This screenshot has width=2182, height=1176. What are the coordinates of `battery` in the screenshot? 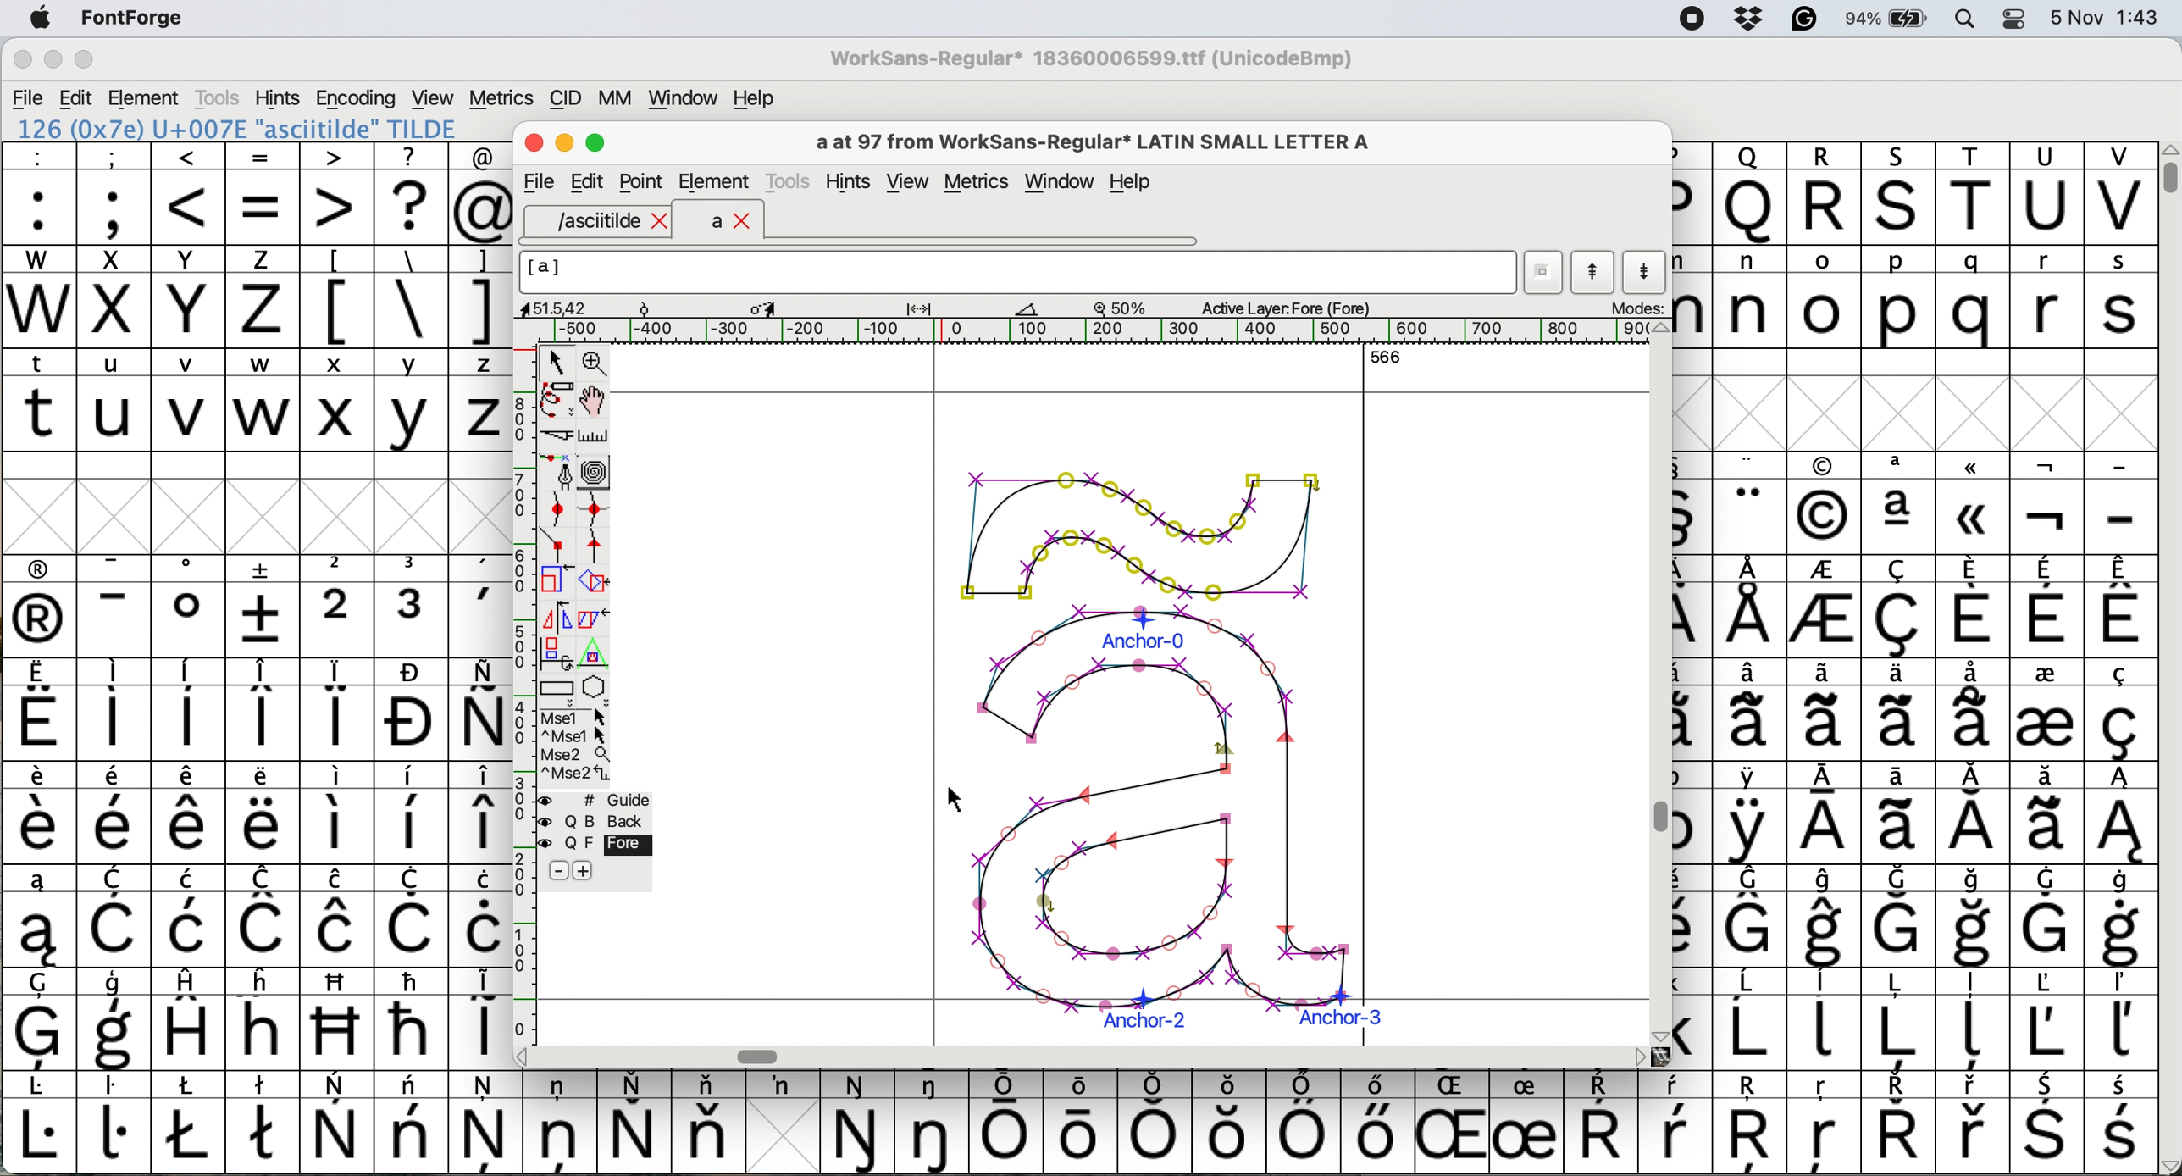 It's located at (1893, 18).